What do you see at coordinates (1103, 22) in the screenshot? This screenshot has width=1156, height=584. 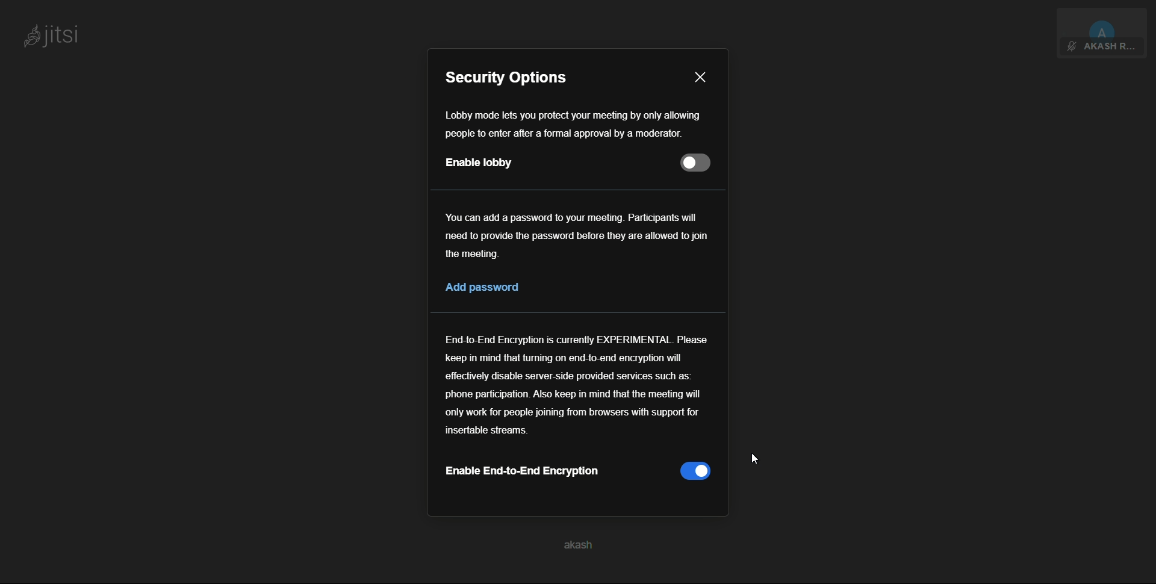 I see `participant` at bounding box center [1103, 22].